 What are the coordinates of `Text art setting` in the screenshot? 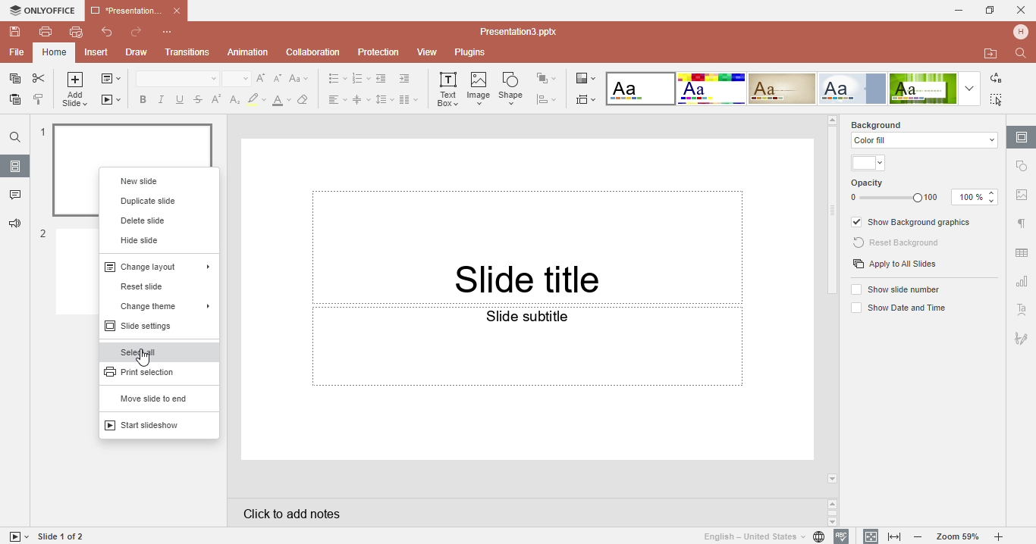 It's located at (1022, 309).